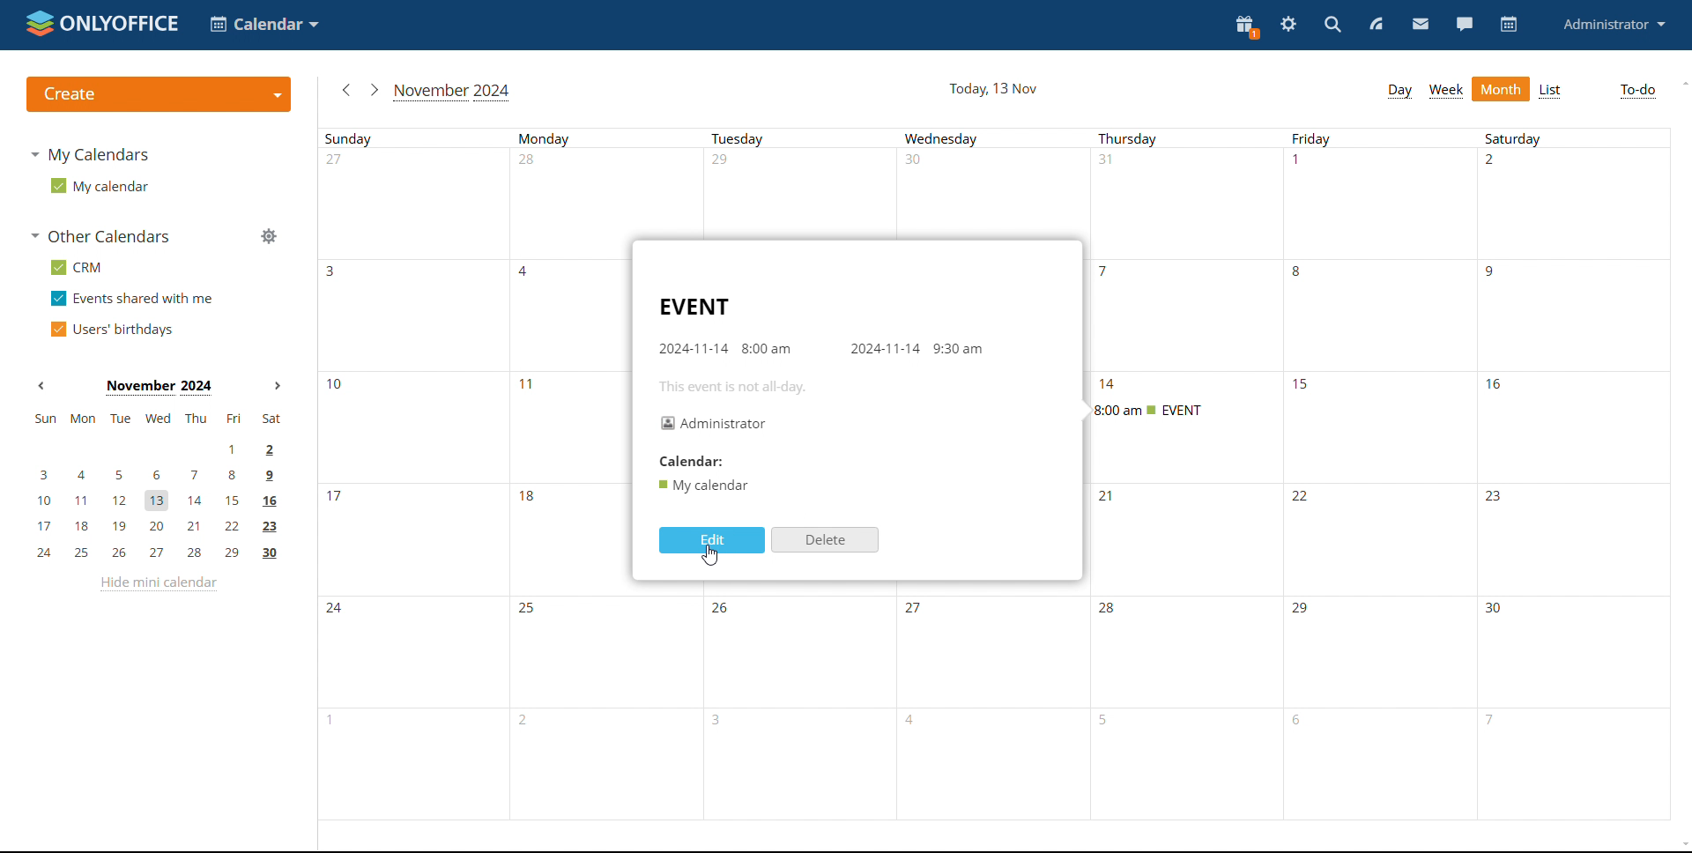 The image size is (1692, 853). I want to click on existing event, so click(1147, 410).